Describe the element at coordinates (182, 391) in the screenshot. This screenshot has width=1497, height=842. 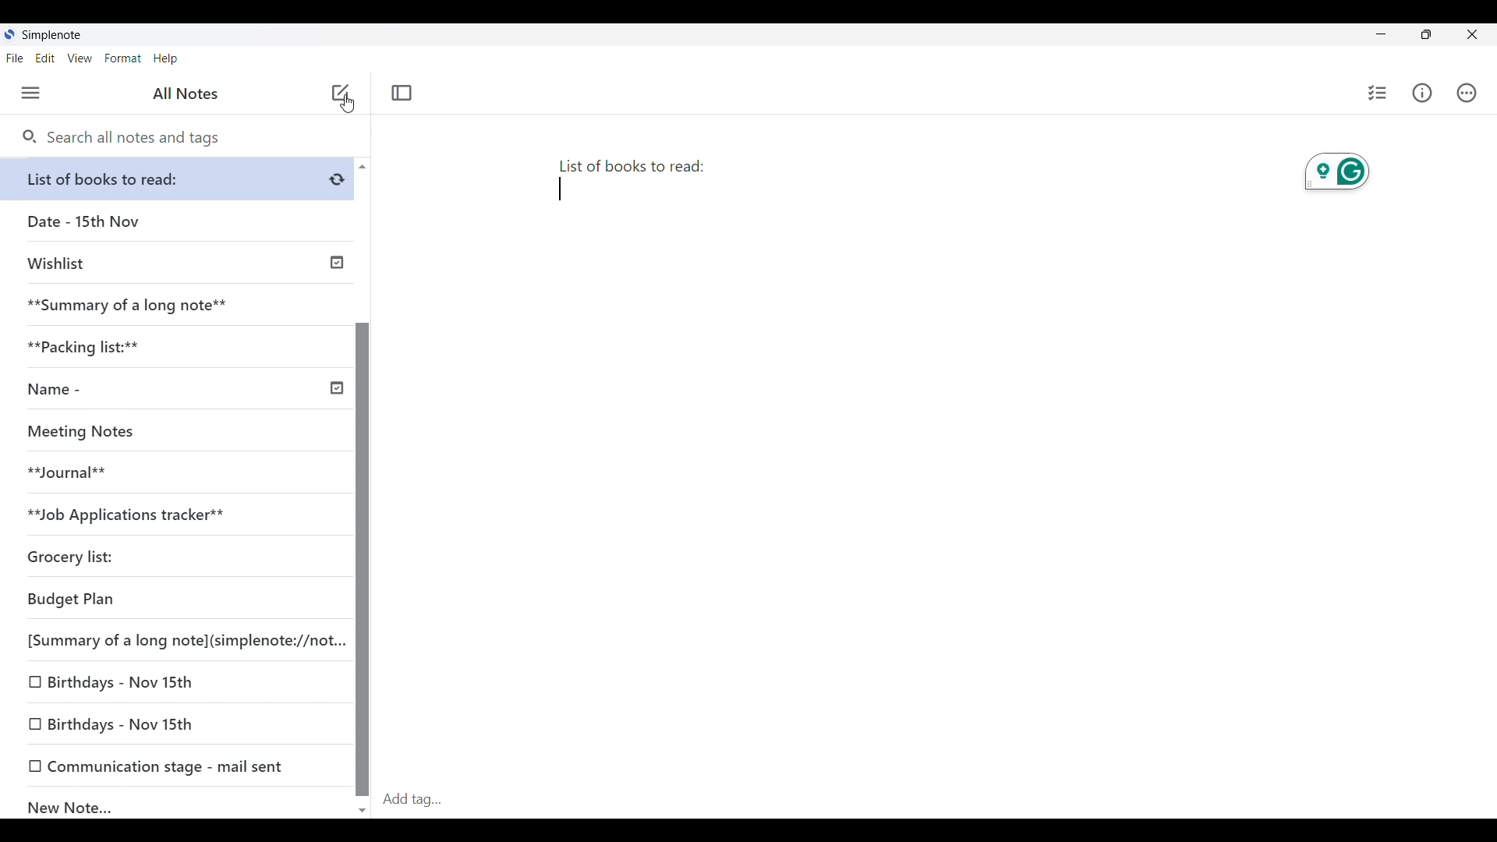
I see `Name -` at that location.